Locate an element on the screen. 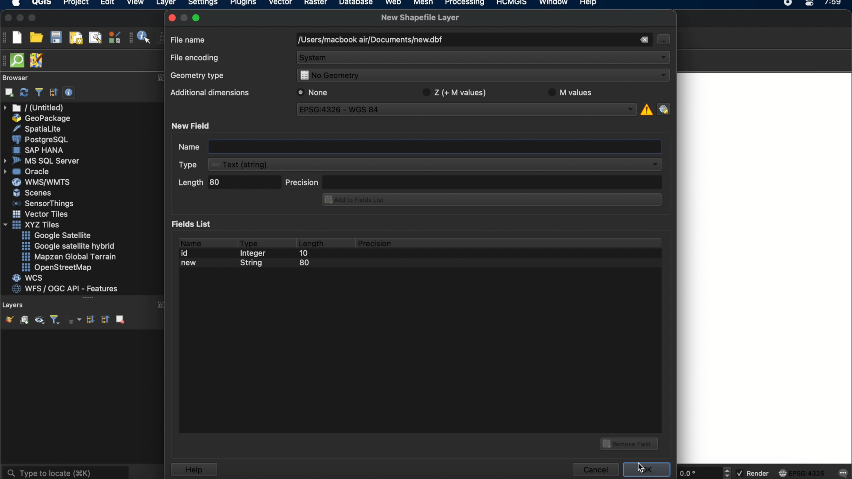 This screenshot has width=852, height=479. cursor is located at coordinates (663, 39).